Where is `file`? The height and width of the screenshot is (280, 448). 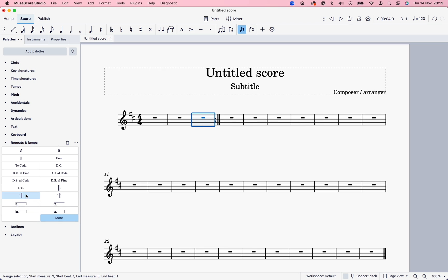 file is located at coordinates (54, 3).